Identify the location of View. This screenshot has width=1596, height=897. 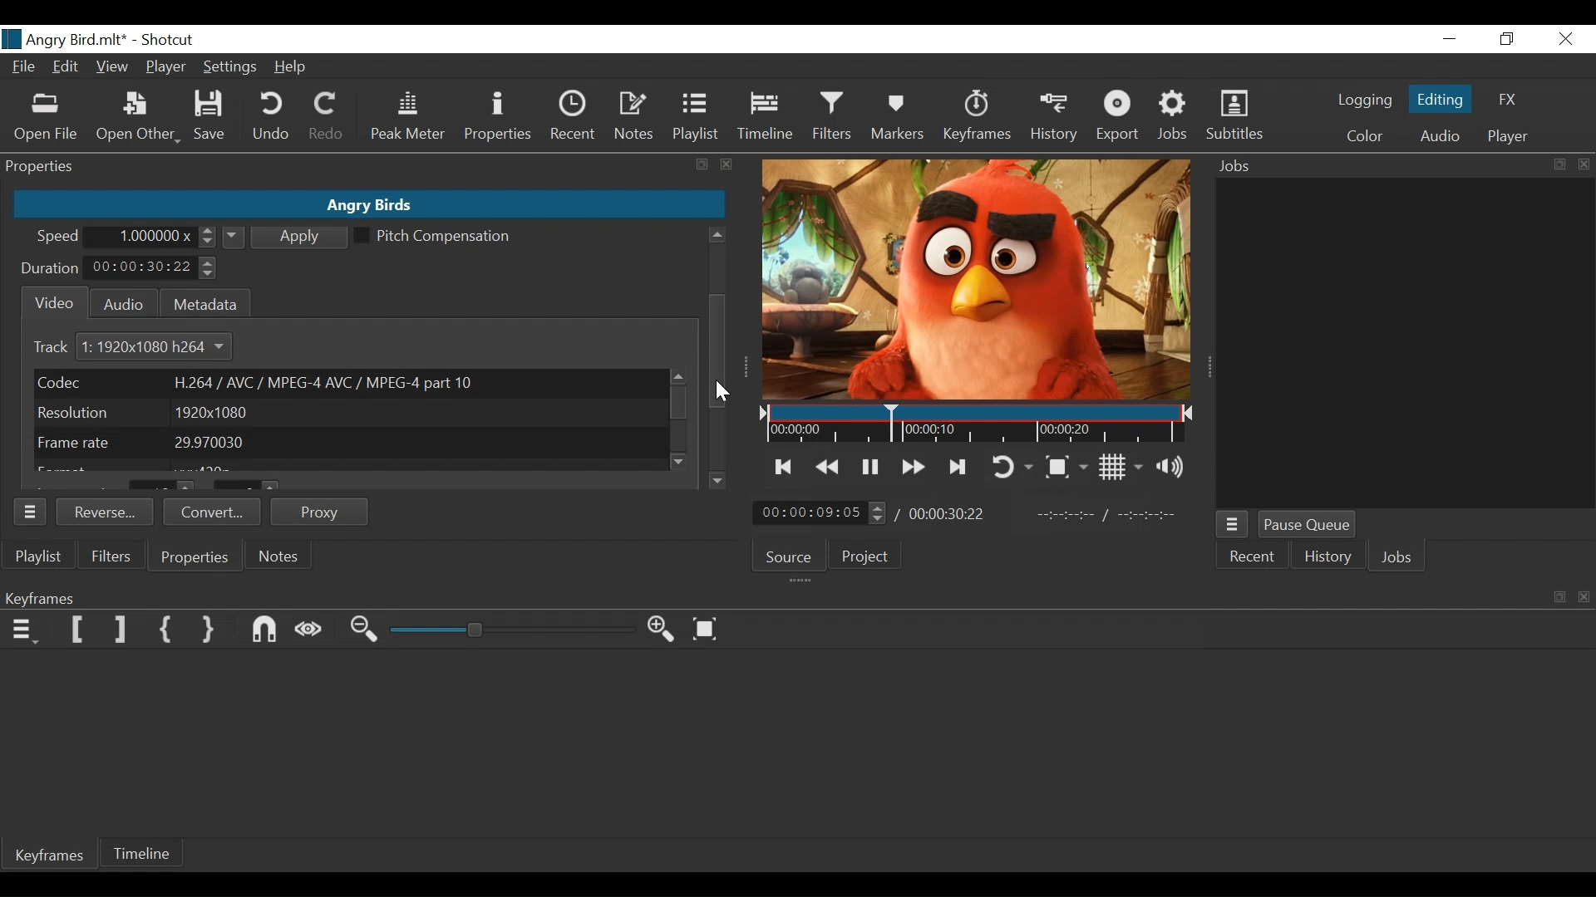
(111, 66).